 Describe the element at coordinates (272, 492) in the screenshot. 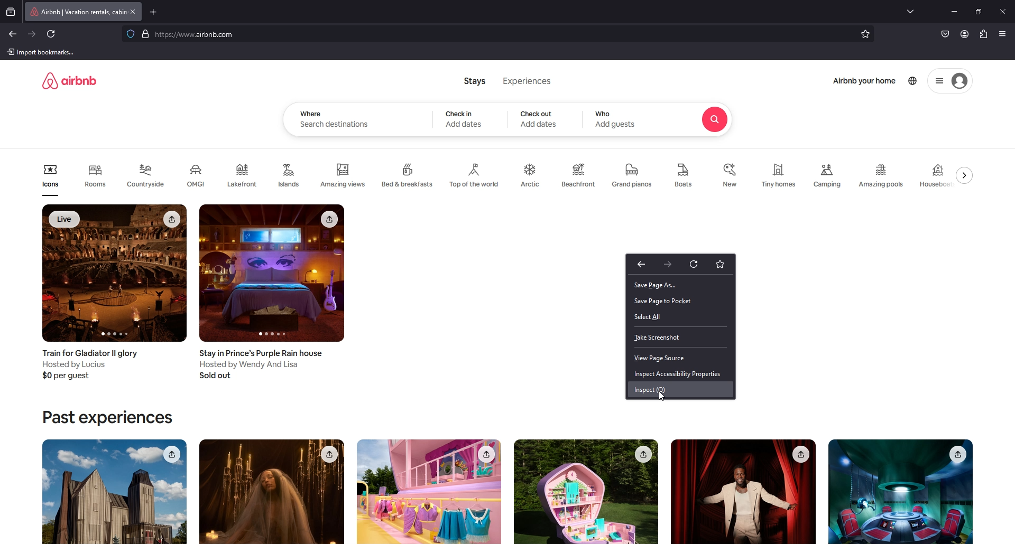

I see `image` at that location.